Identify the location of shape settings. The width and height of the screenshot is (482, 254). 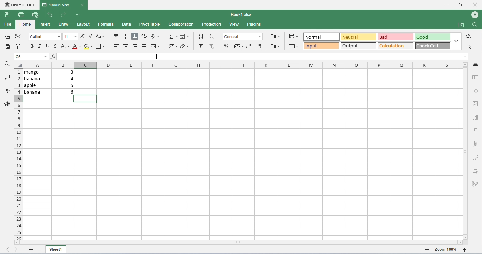
(476, 91).